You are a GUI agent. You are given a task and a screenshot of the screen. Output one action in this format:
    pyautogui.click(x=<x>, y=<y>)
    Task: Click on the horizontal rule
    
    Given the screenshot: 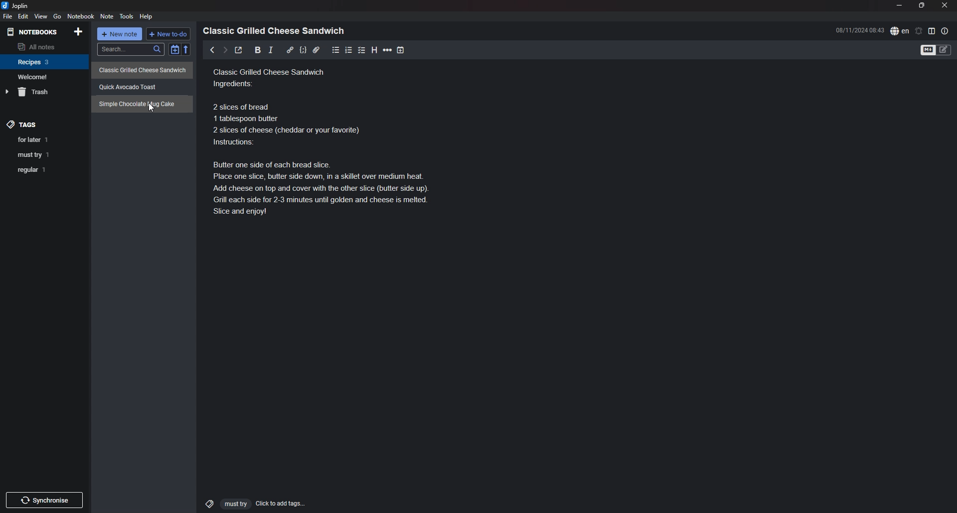 What is the action you would take?
    pyautogui.click(x=388, y=50)
    